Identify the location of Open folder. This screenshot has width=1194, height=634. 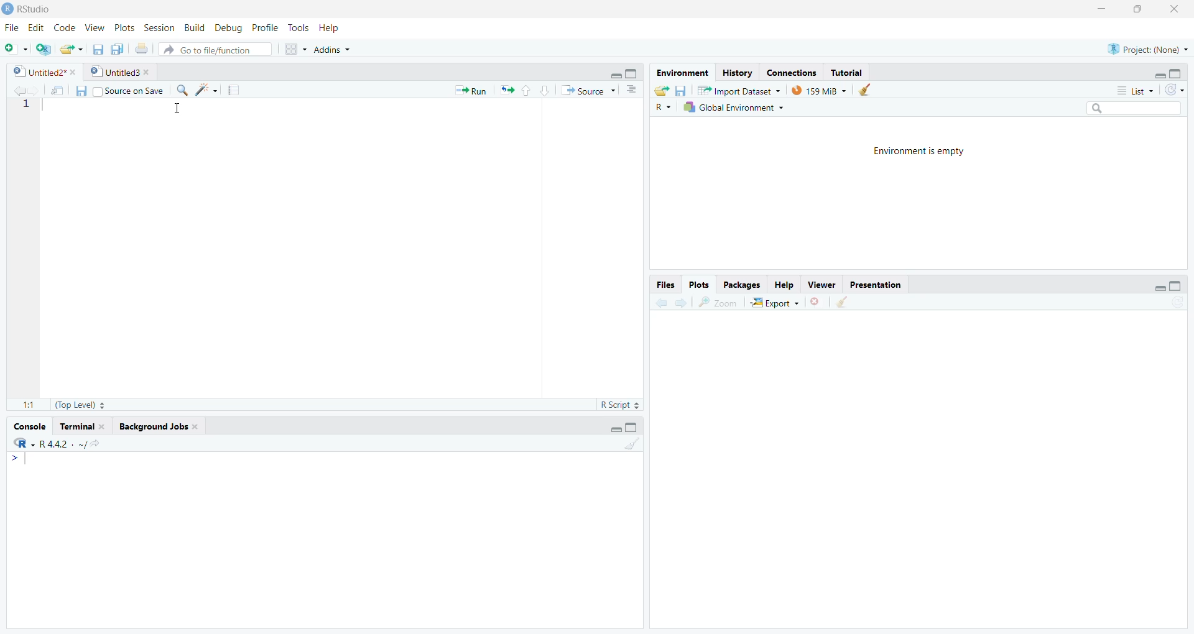
(70, 49).